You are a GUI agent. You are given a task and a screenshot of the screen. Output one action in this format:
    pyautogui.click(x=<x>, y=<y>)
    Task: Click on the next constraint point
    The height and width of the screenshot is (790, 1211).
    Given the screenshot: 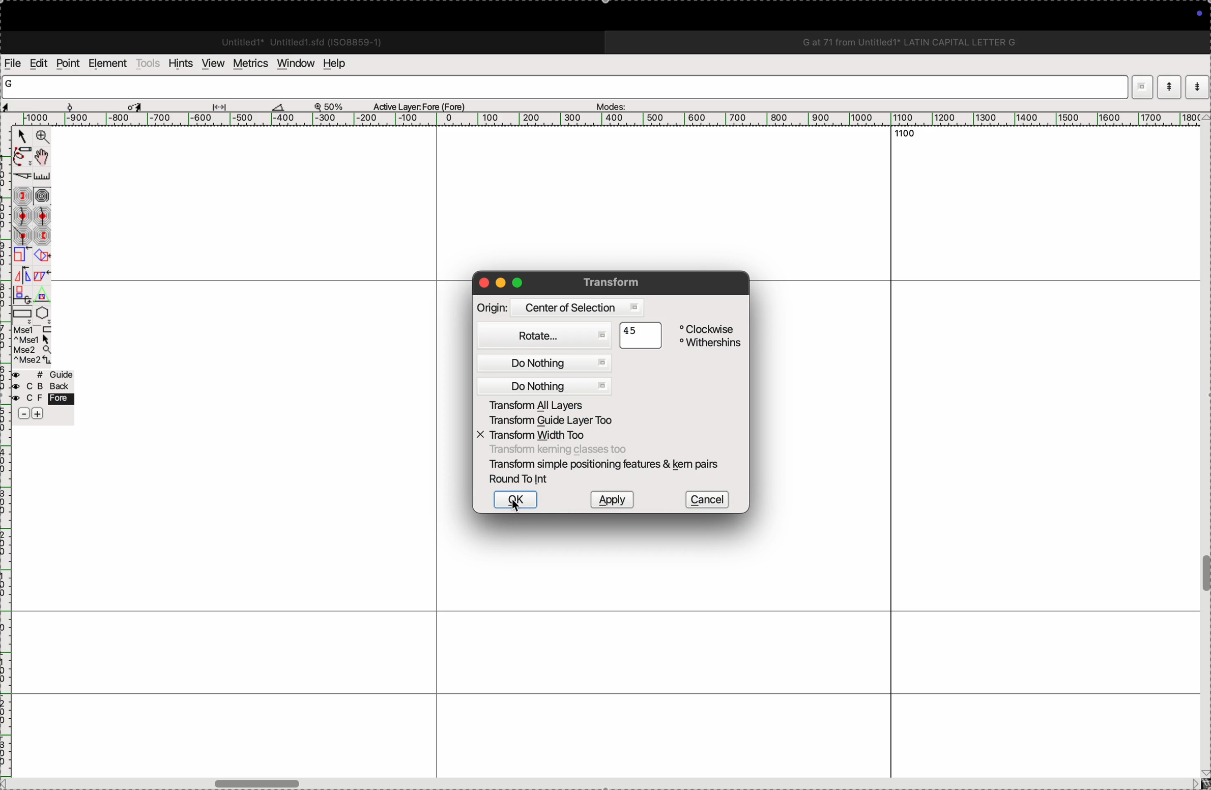 What is the action you would take?
    pyautogui.click(x=22, y=196)
    